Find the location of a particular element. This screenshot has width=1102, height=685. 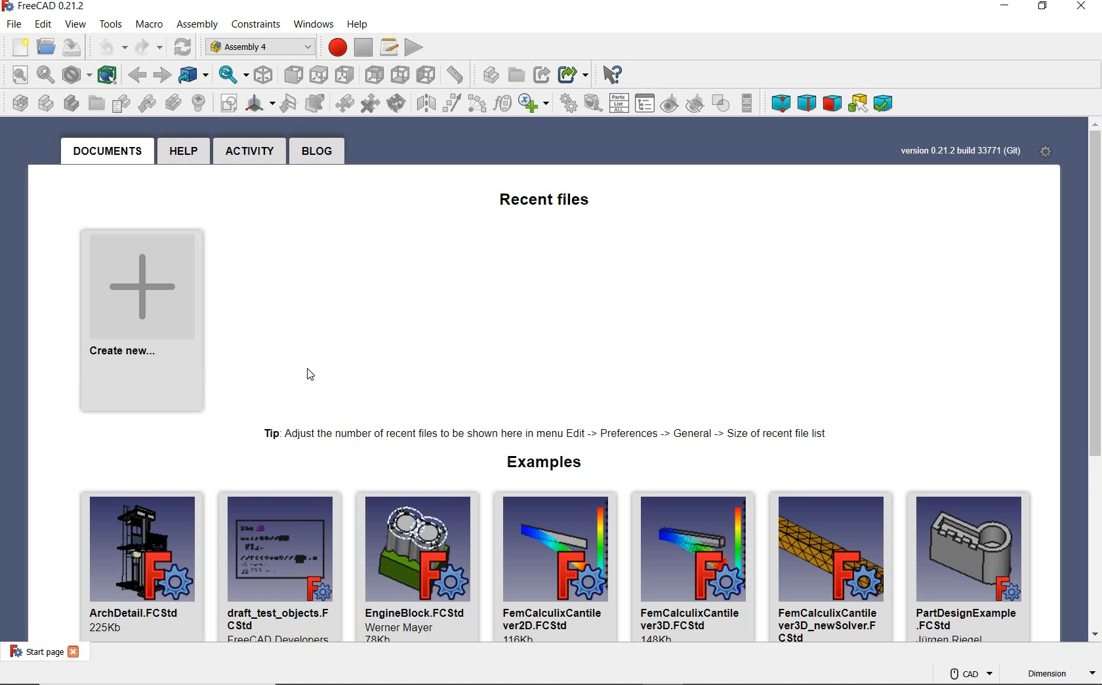

draw style is located at coordinates (75, 75).